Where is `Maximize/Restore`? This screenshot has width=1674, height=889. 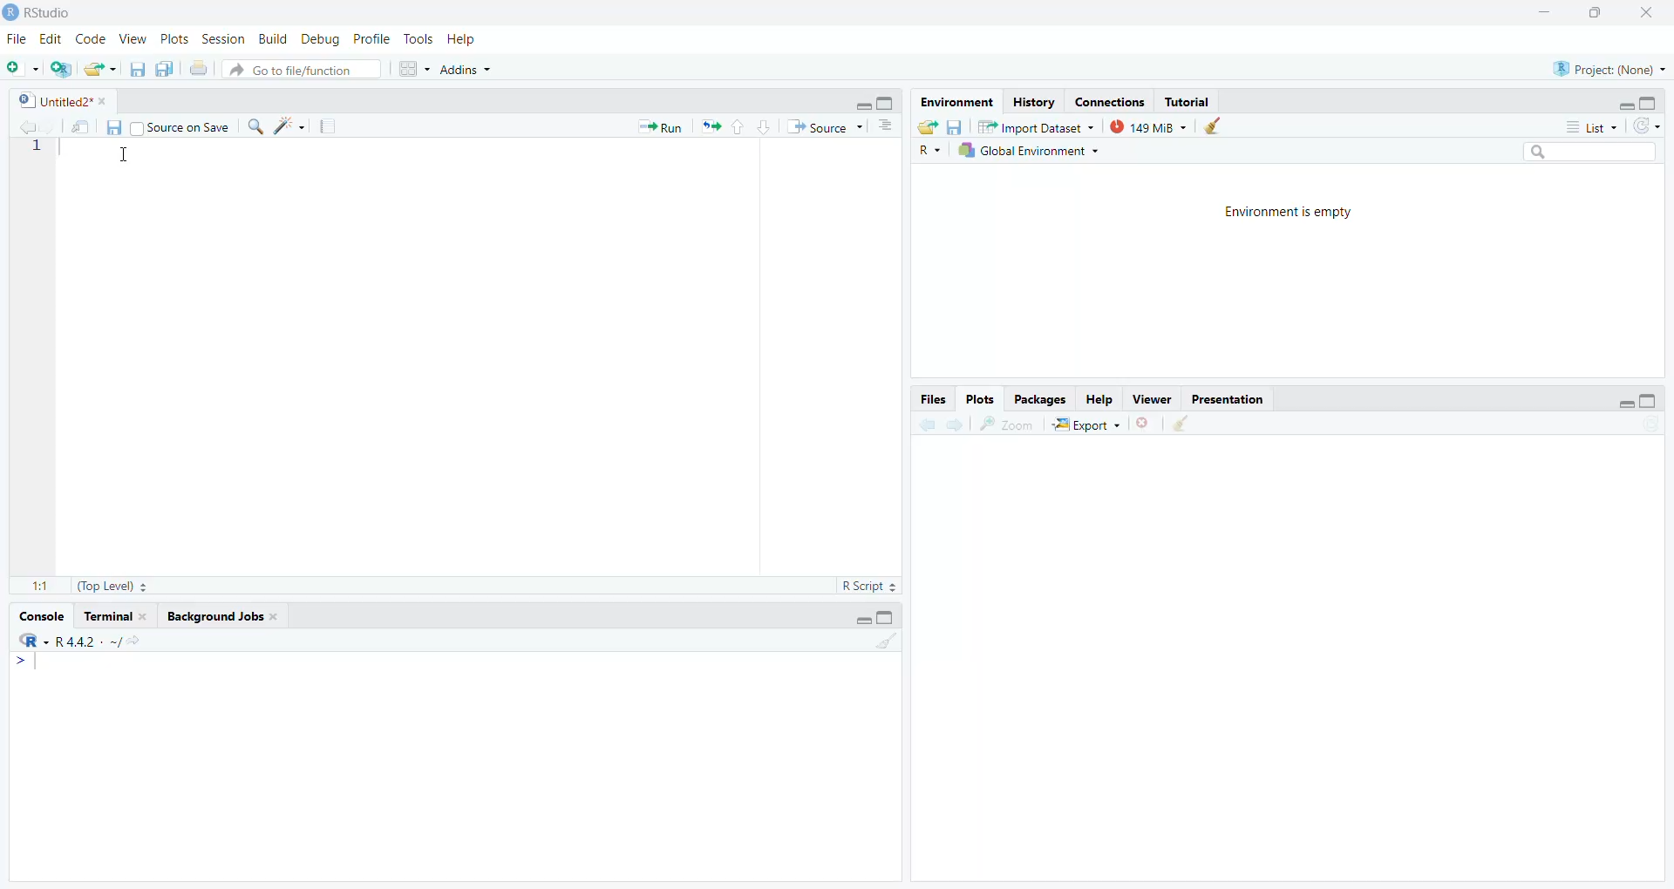 Maximize/Restore is located at coordinates (1650, 403).